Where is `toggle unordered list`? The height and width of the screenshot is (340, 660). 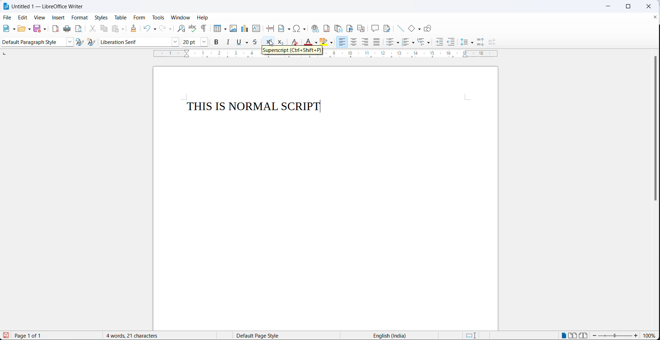 toggle unordered list is located at coordinates (389, 43).